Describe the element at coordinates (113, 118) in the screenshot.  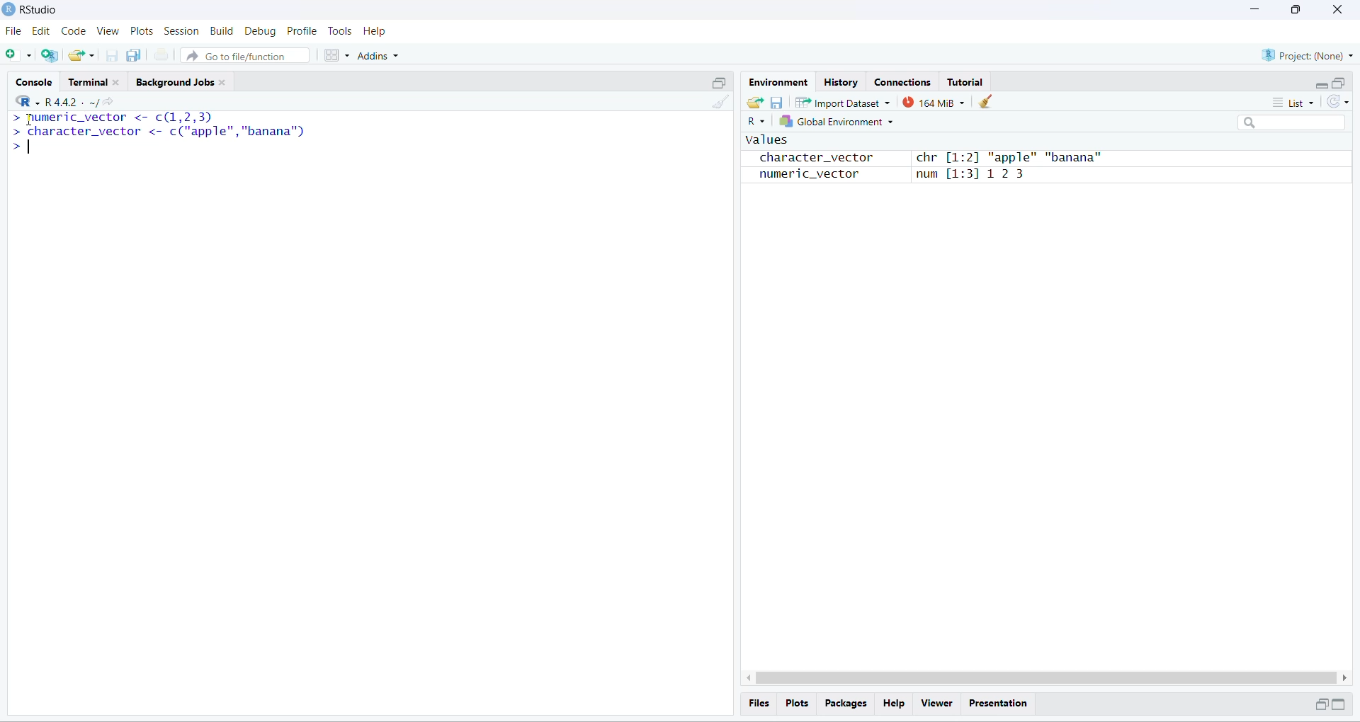
I see `numeric_vector <- c(1,2,3p` at that location.